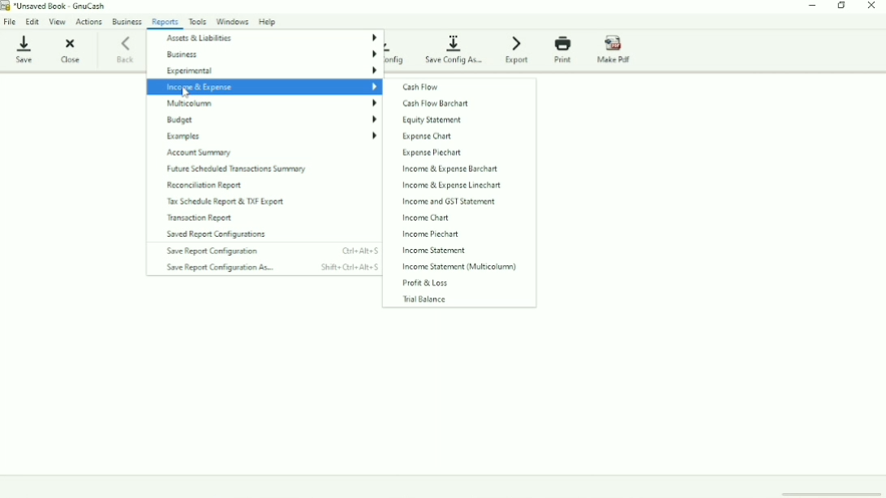 Image resolution: width=886 pixels, height=498 pixels. What do you see at coordinates (203, 153) in the screenshot?
I see `Account Summary` at bounding box center [203, 153].